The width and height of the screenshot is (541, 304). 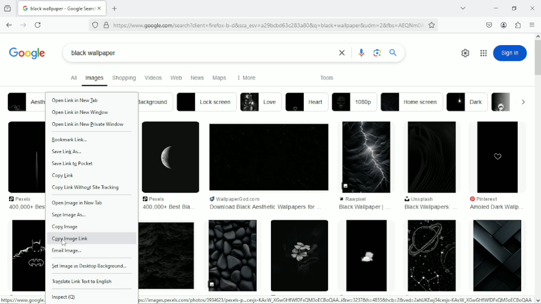 What do you see at coordinates (498, 156) in the screenshot?
I see `black image` at bounding box center [498, 156].